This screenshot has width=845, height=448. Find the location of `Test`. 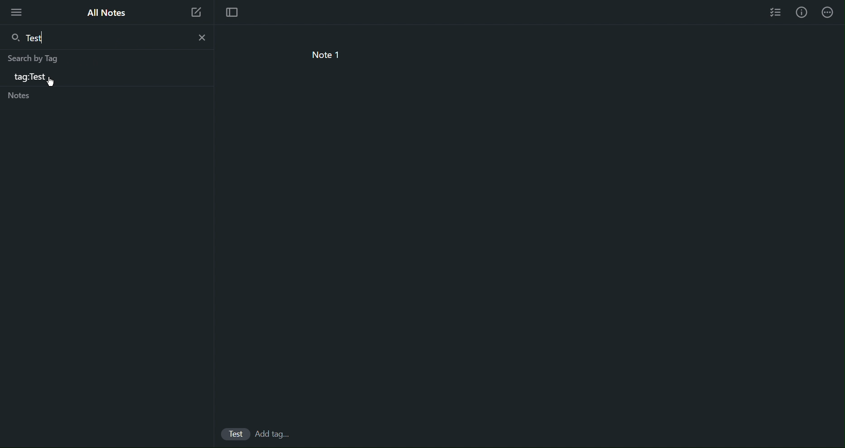

Test is located at coordinates (41, 36).